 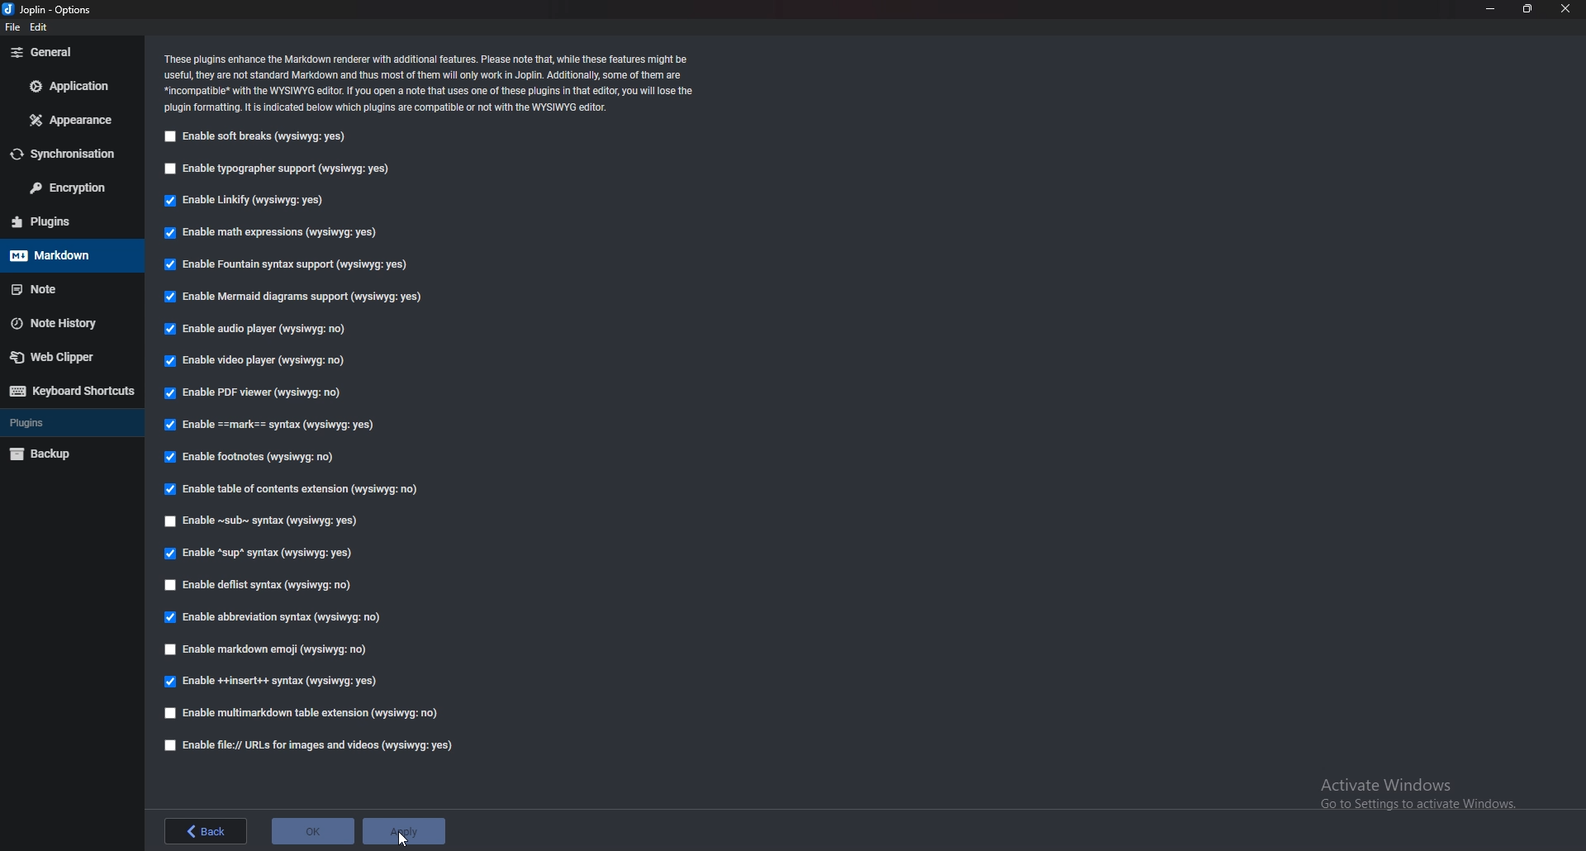 I want to click on back, so click(x=203, y=832).